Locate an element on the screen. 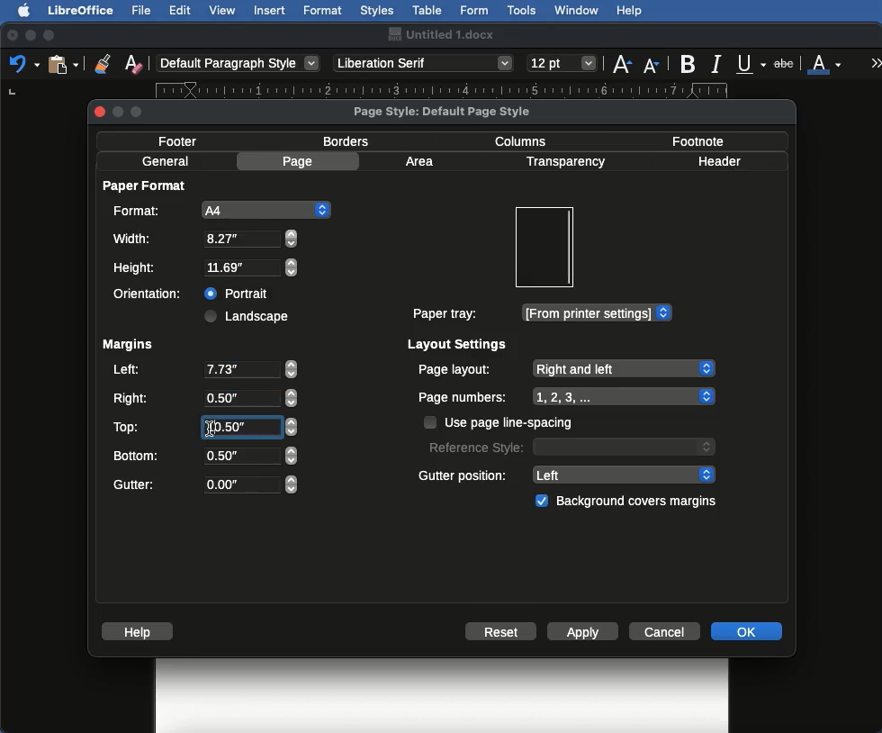 The image size is (882, 733). Form is located at coordinates (474, 11).